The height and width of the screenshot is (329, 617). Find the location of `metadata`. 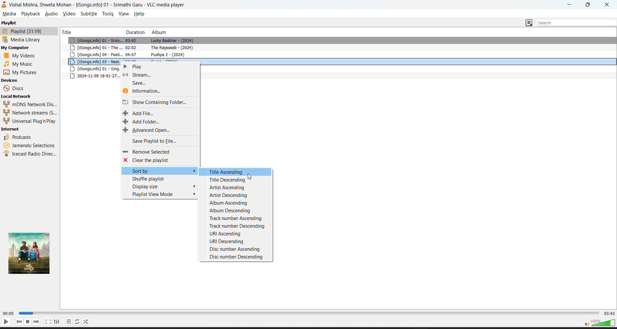

metadata is located at coordinates (93, 76).